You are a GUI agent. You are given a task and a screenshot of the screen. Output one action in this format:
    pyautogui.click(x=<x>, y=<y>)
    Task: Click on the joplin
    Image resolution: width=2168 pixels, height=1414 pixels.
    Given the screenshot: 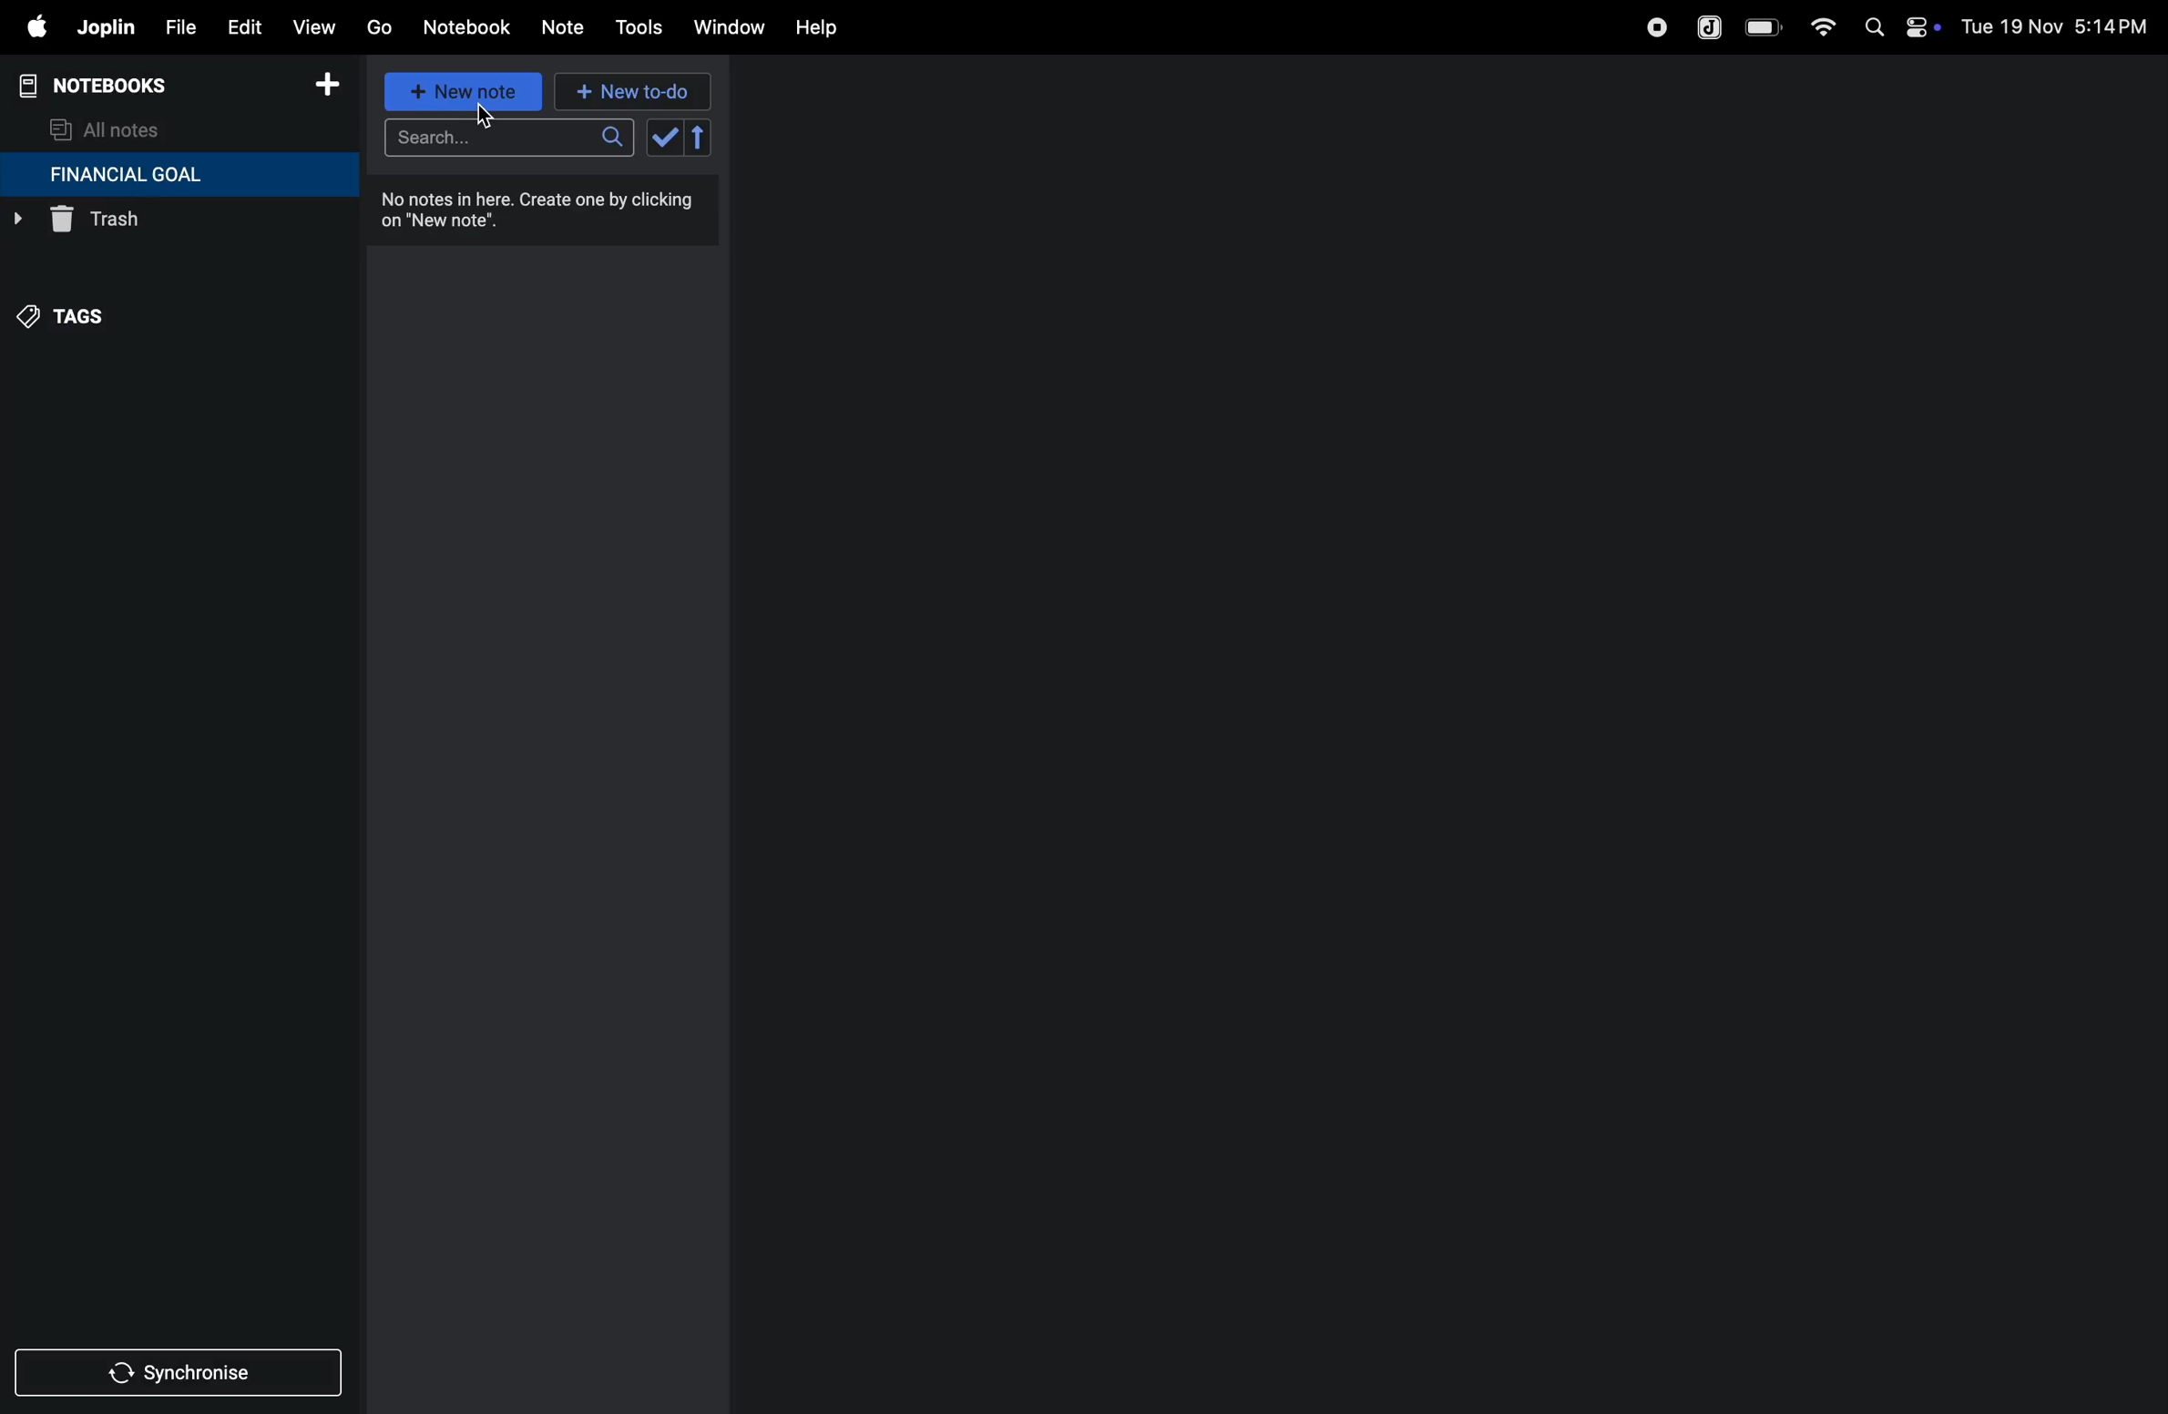 What is the action you would take?
    pyautogui.click(x=1711, y=26)
    